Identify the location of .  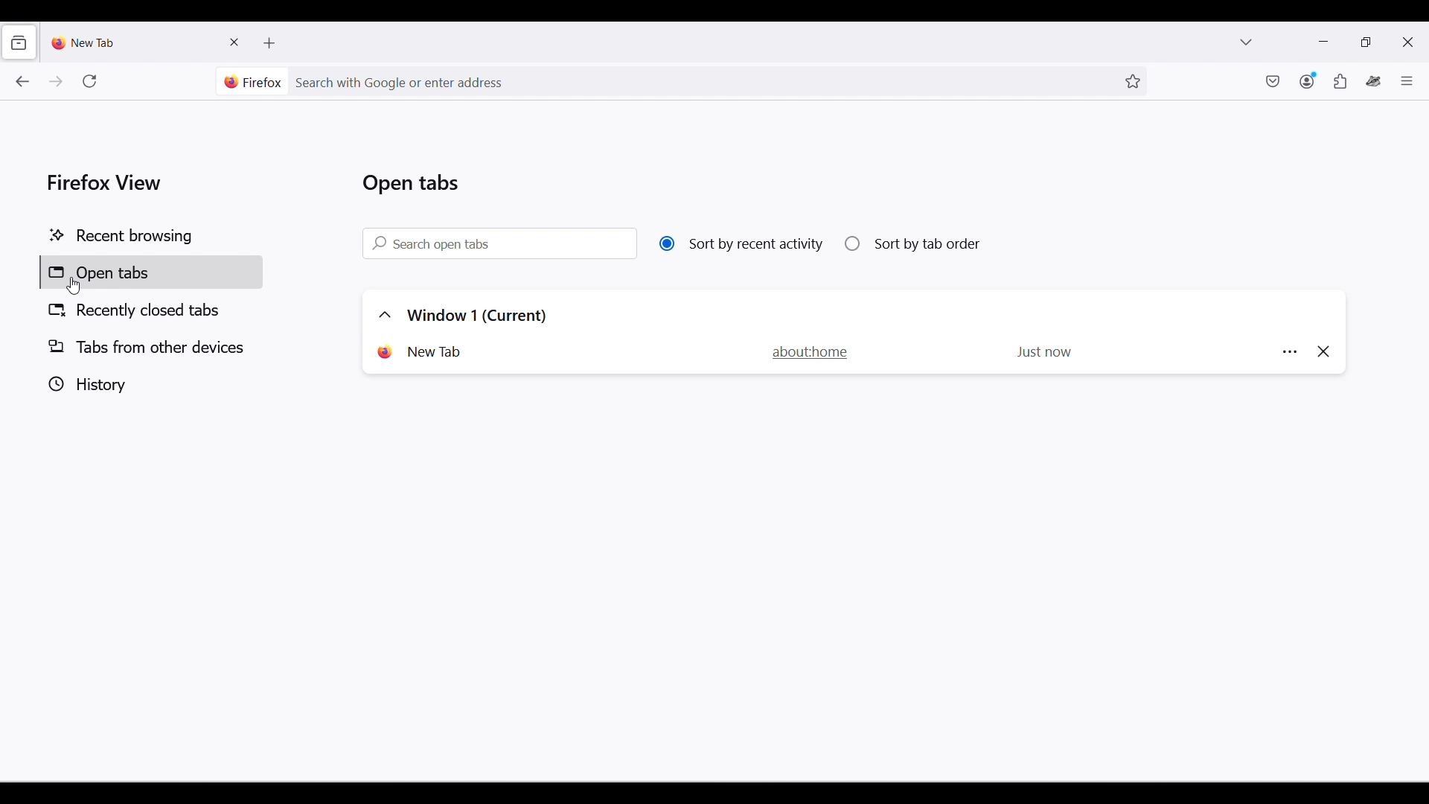
(1285, 352).